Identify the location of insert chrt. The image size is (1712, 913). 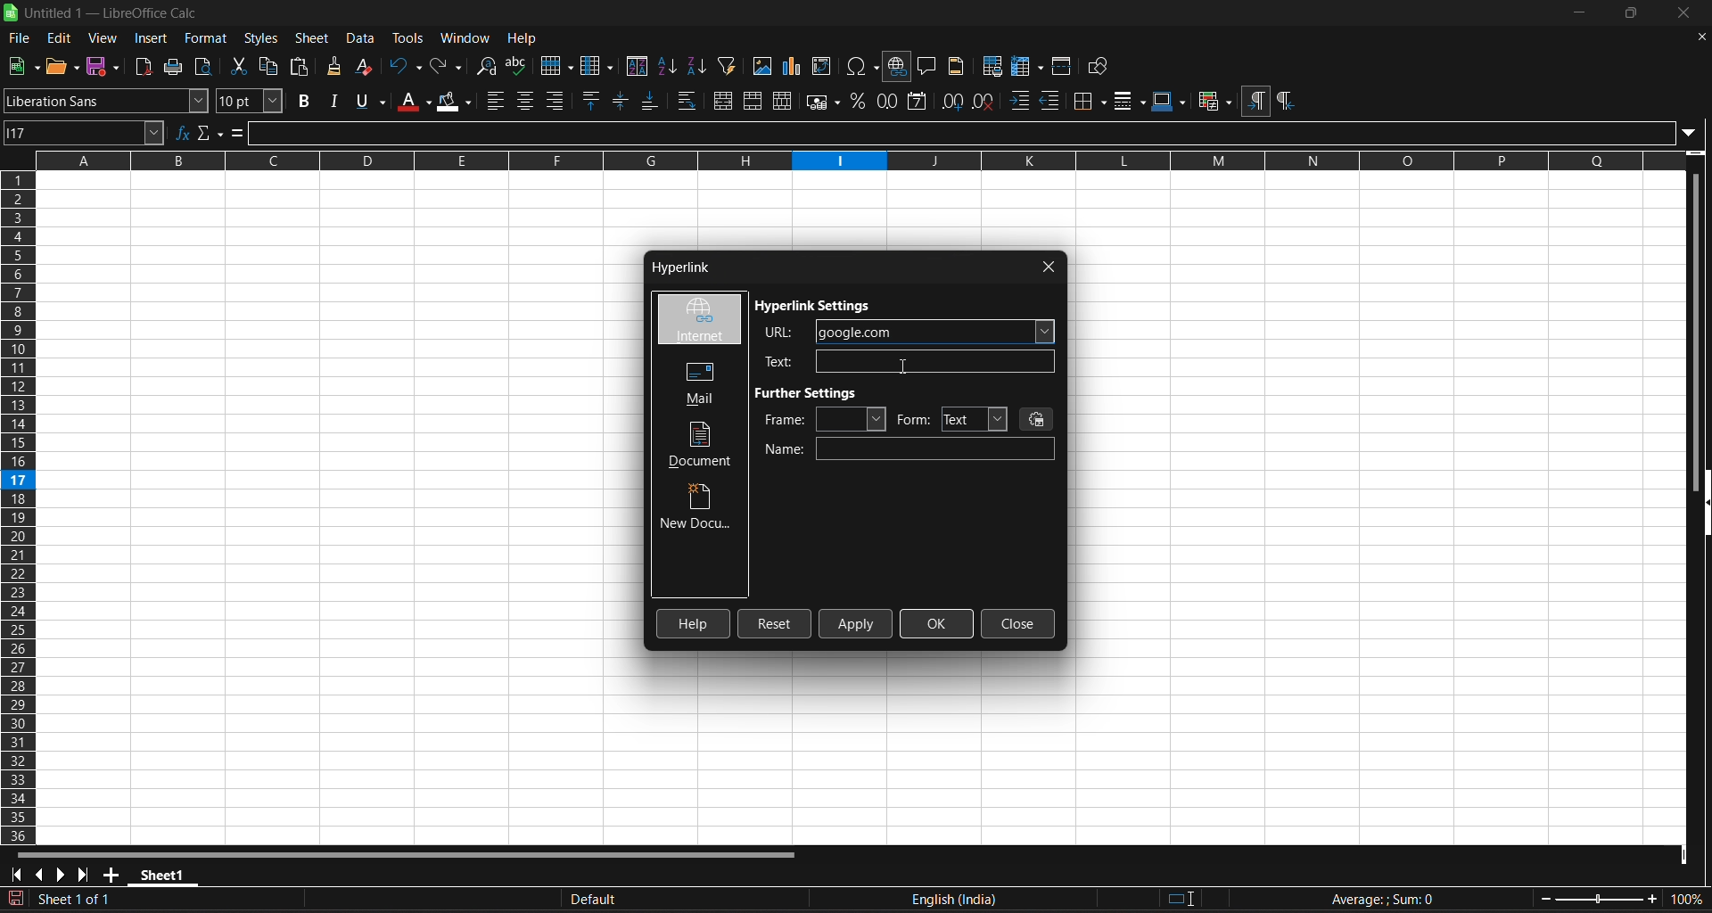
(796, 66).